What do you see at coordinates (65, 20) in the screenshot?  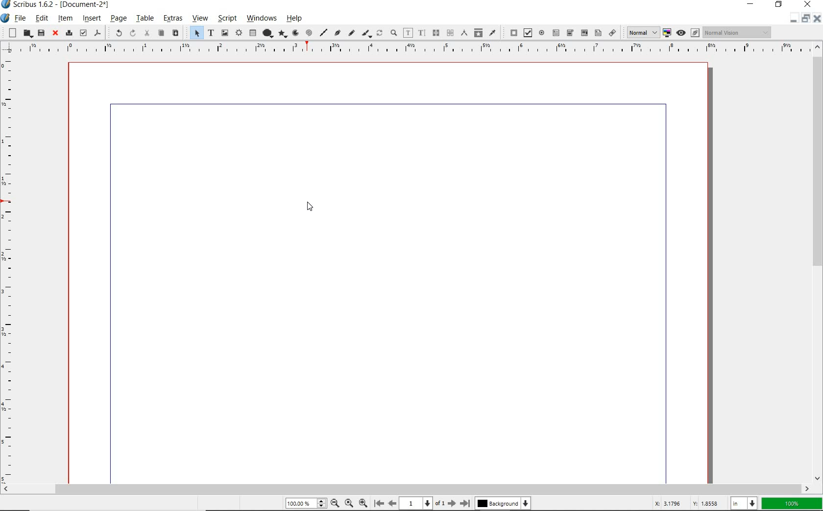 I see `item` at bounding box center [65, 20].